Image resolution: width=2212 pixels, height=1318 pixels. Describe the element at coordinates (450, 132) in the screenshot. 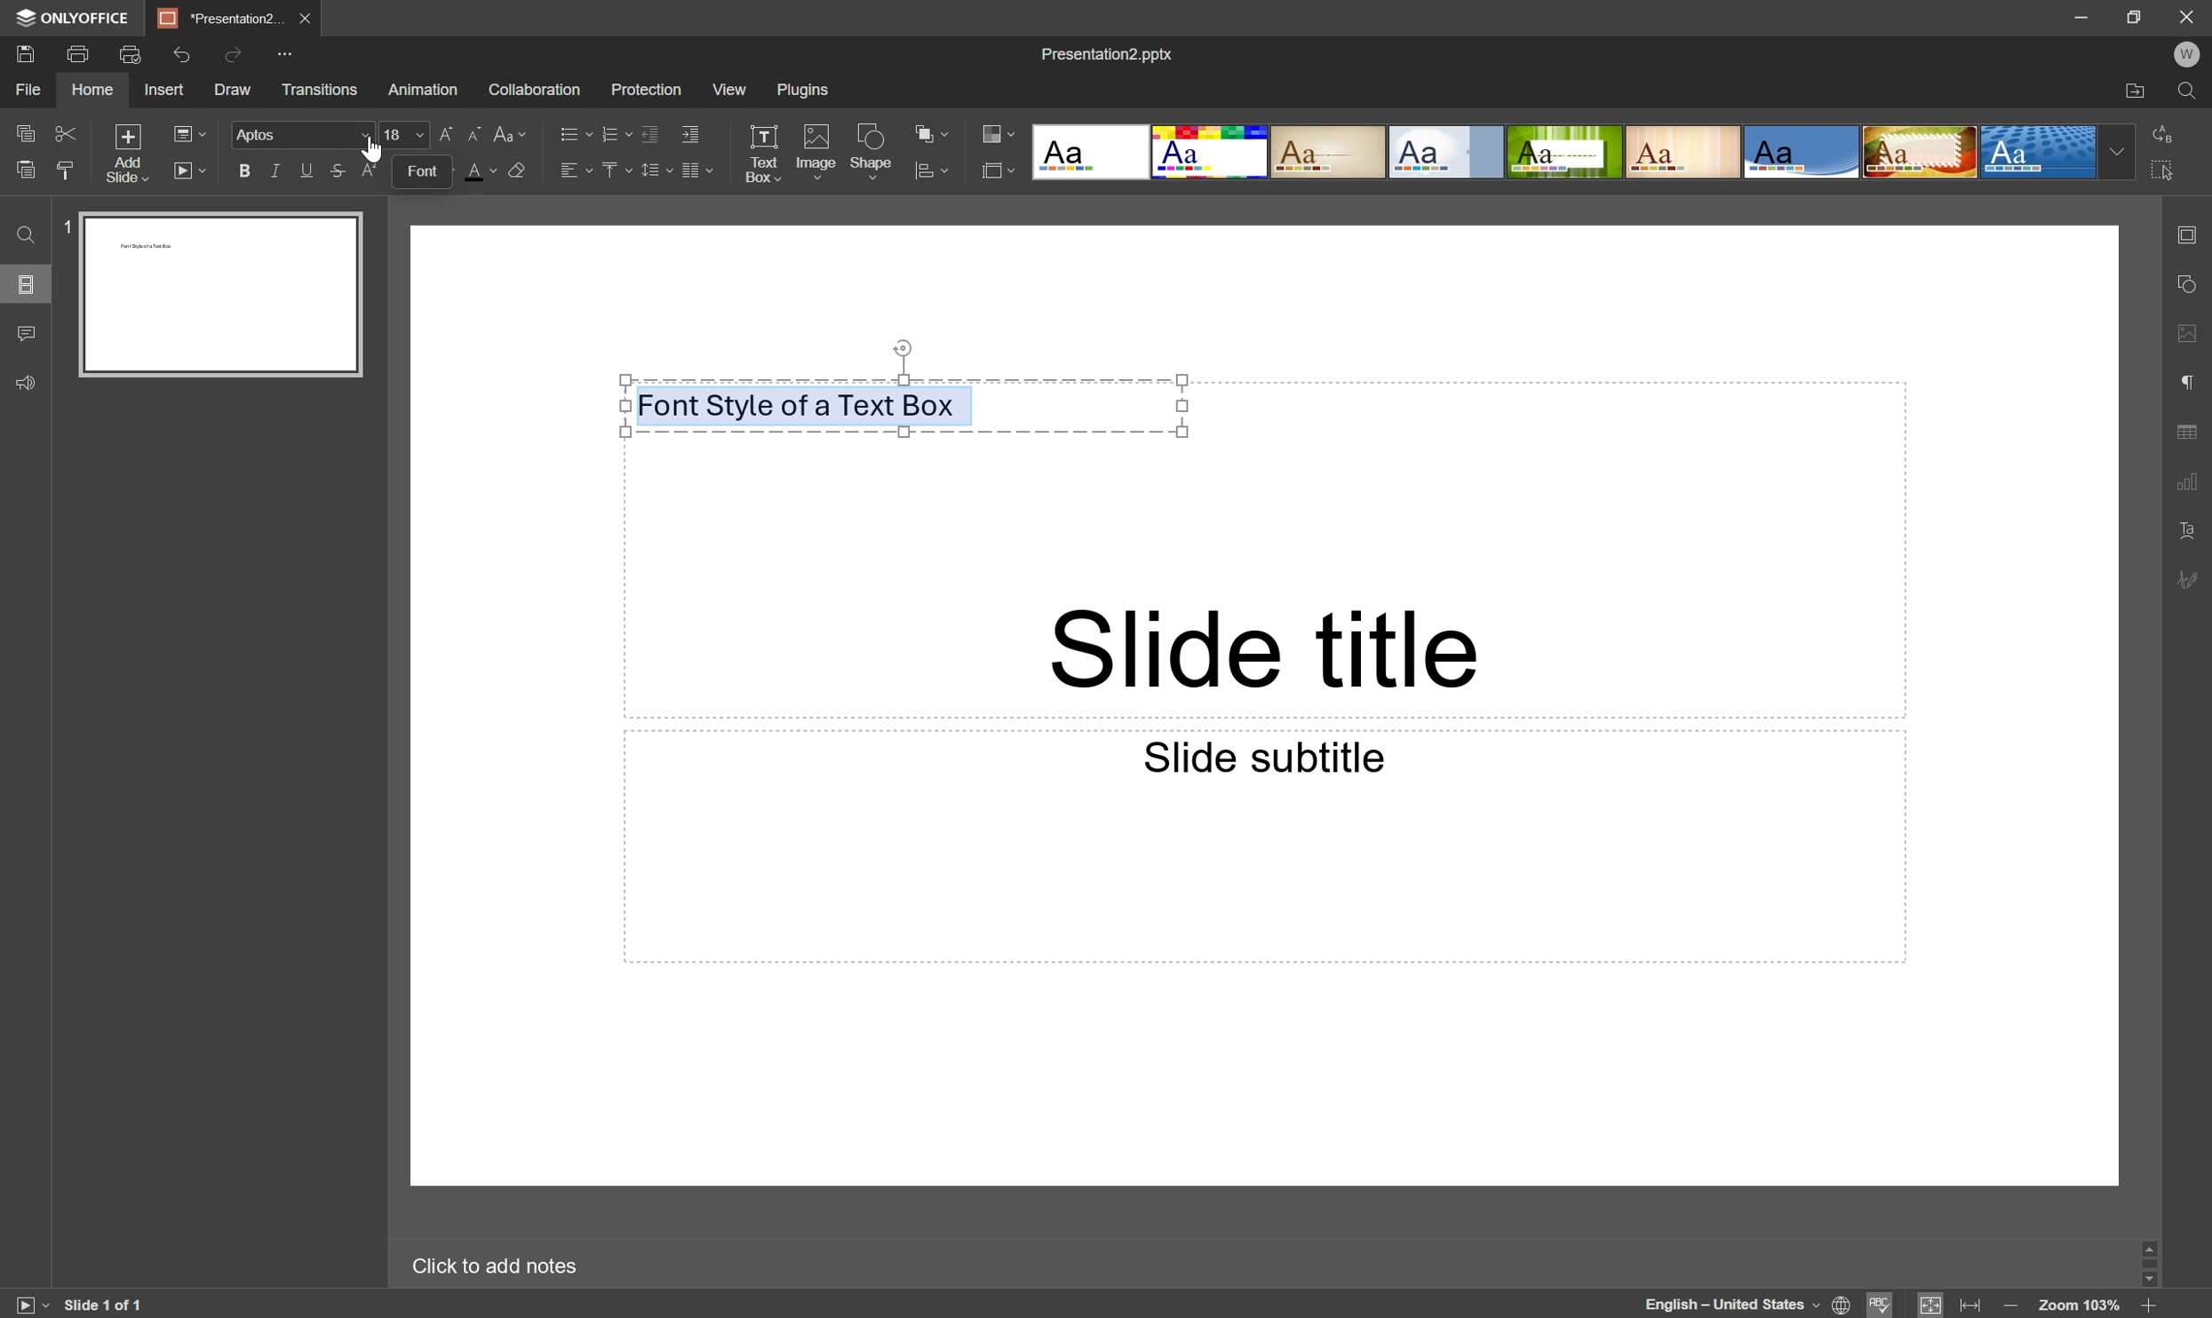

I see `Increment font size` at that location.